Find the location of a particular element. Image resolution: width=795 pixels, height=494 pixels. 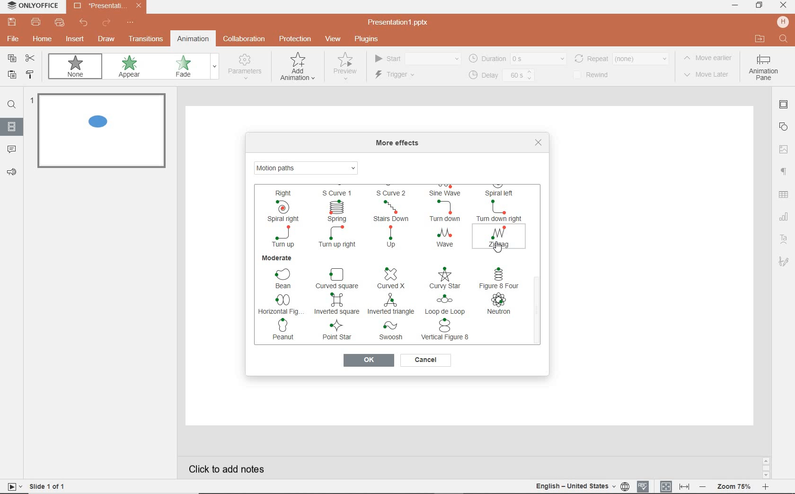

trigger is located at coordinates (407, 76).